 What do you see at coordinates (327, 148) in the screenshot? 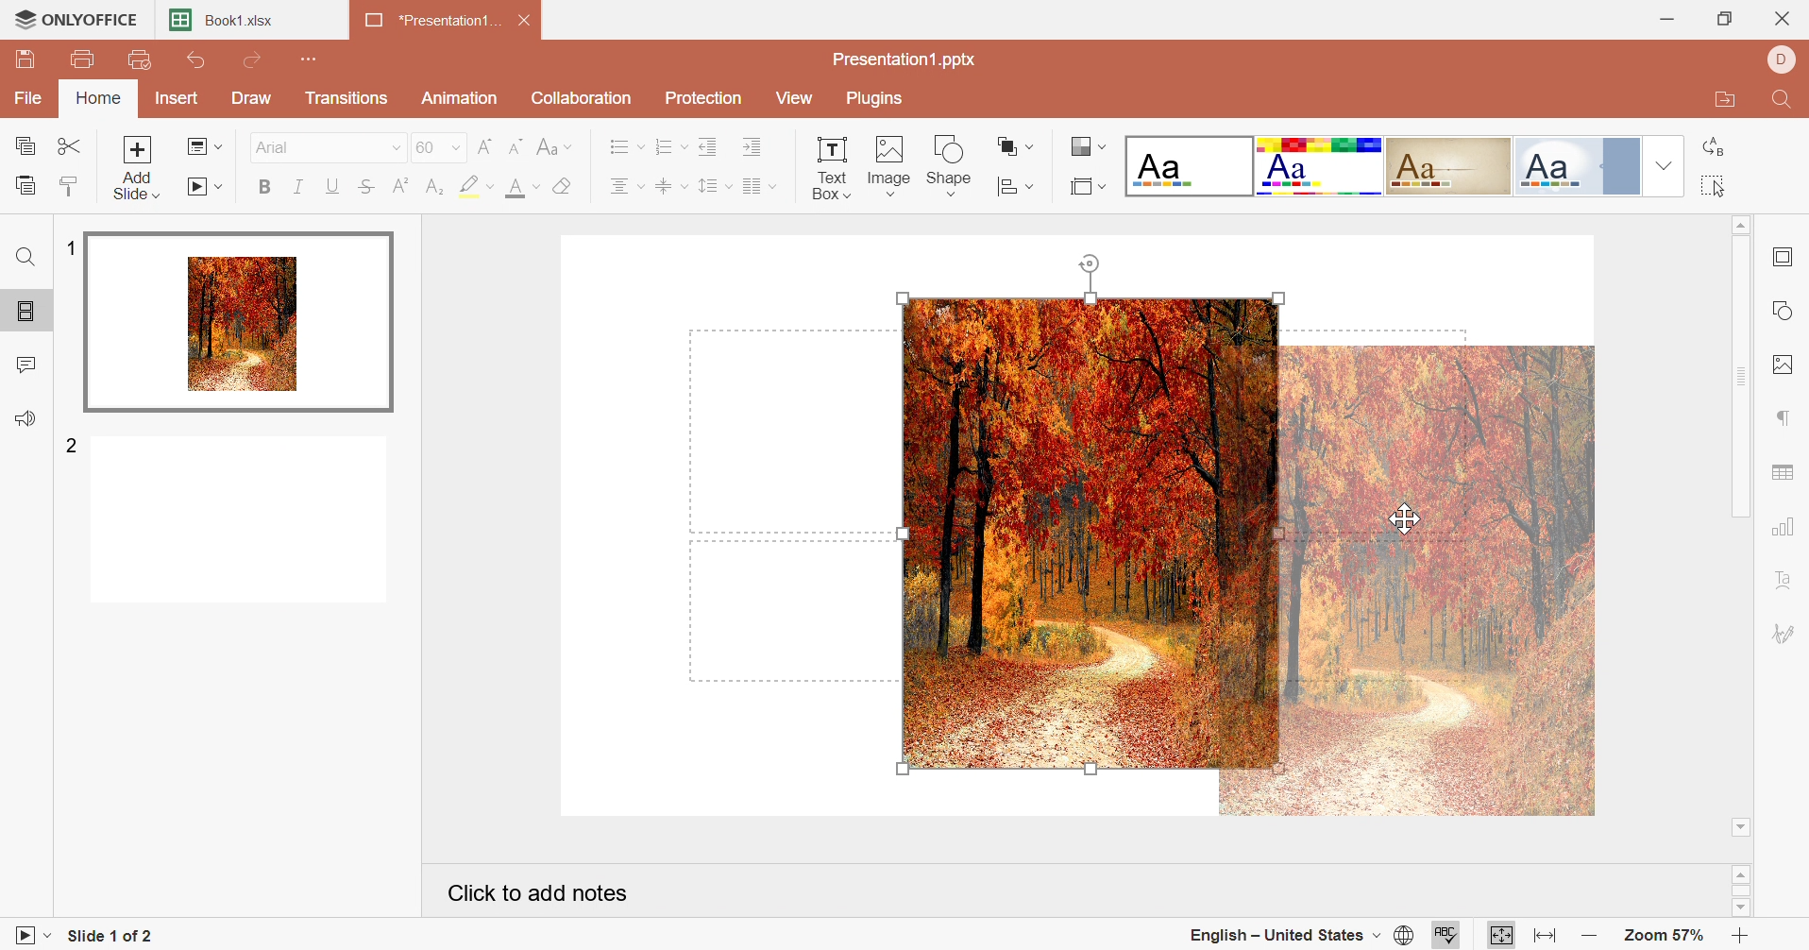
I see `Arial` at bounding box center [327, 148].